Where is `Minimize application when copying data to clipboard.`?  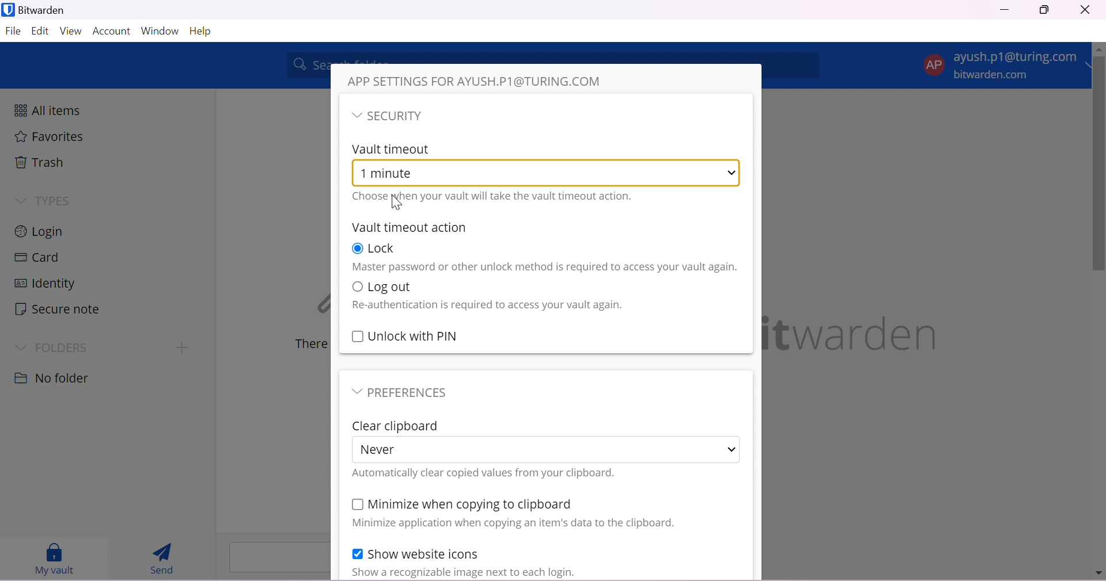
Minimize application when copying data to clipboard. is located at coordinates (512, 525).